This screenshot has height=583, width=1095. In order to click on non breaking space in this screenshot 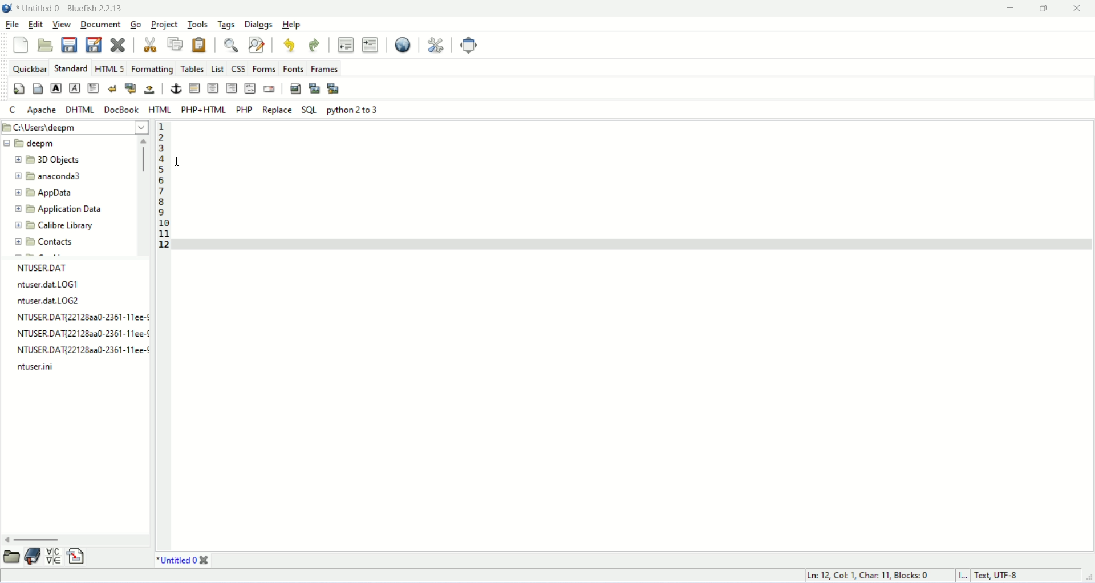, I will do `click(151, 89)`.